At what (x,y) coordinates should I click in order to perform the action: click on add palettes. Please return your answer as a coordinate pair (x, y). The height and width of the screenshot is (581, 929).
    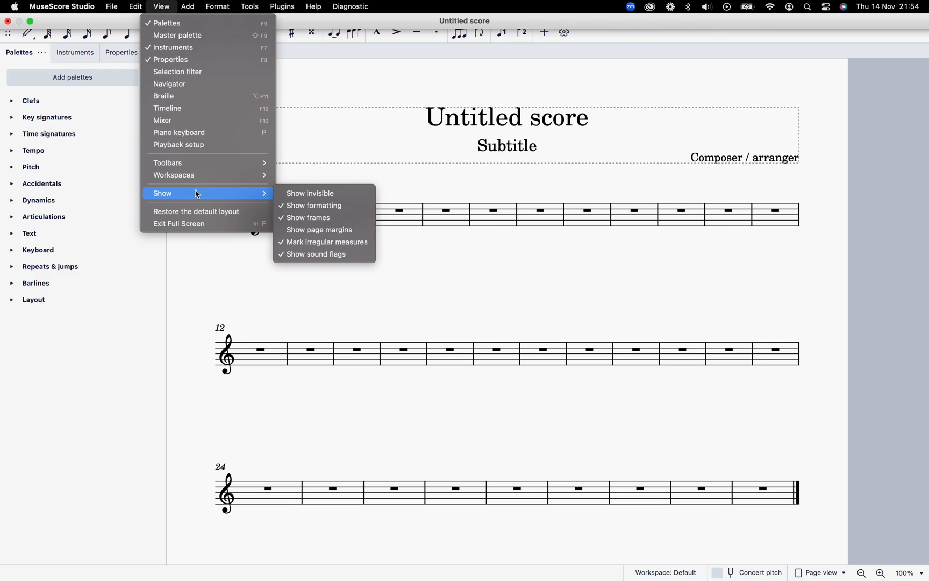
    Looking at the image, I should click on (73, 77).